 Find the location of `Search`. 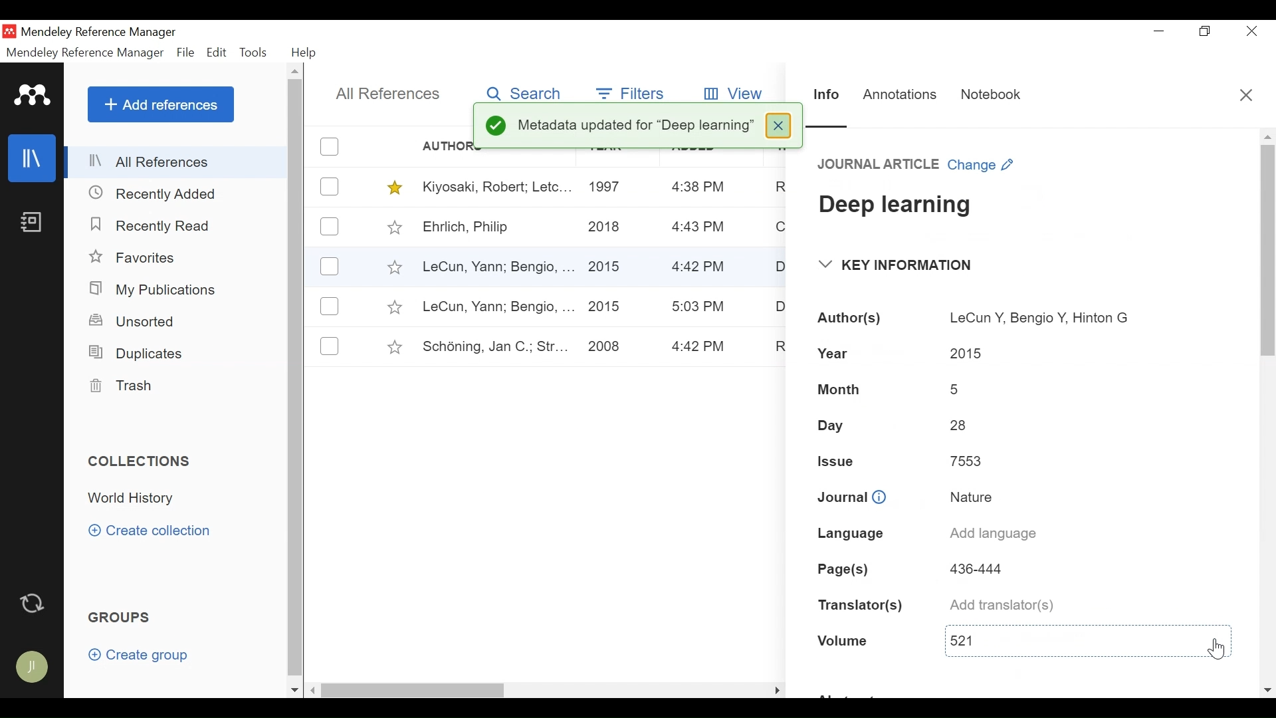

Search is located at coordinates (521, 91).